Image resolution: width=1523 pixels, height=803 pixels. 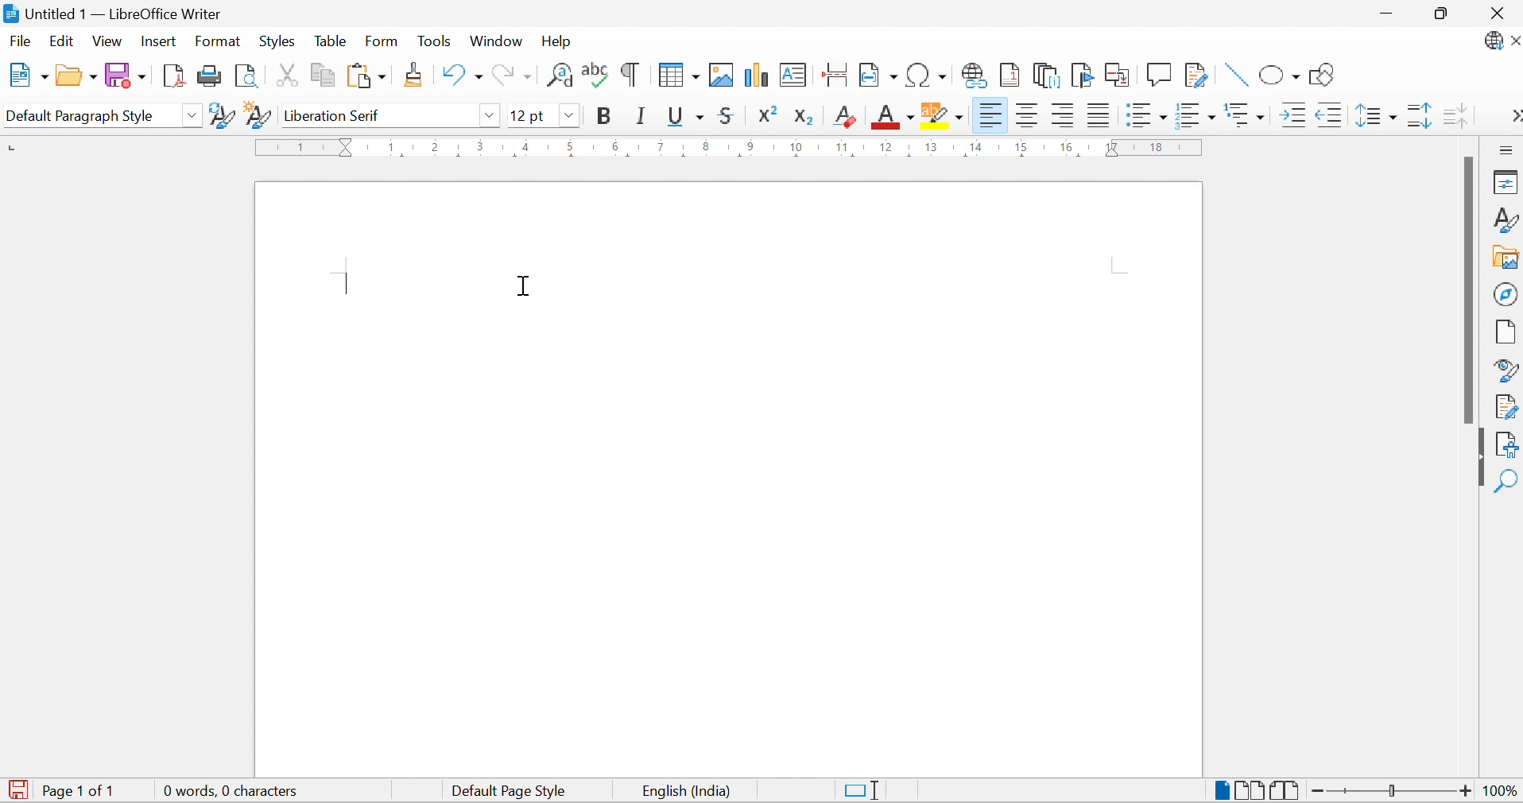 I want to click on View, so click(x=107, y=41).